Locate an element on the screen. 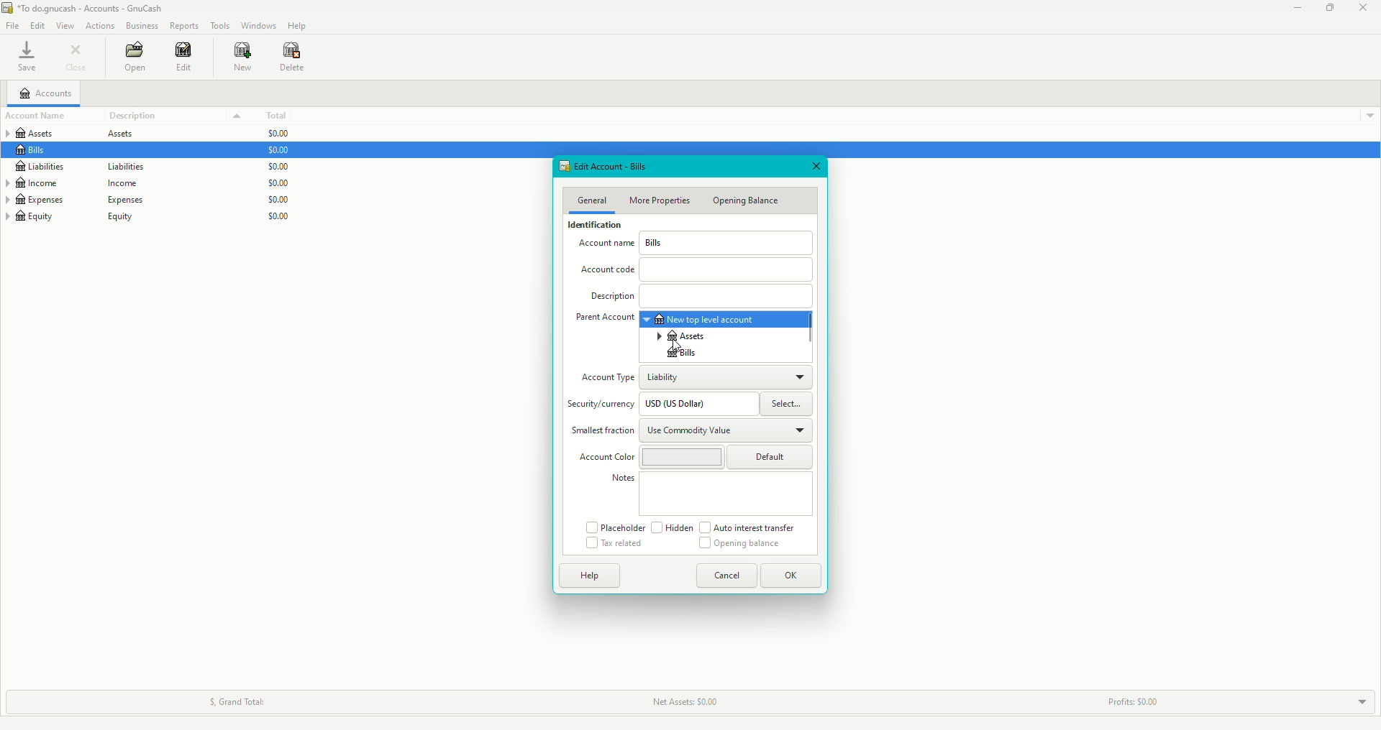 This screenshot has height=730, width=1381. Restore is located at coordinates (1328, 9).